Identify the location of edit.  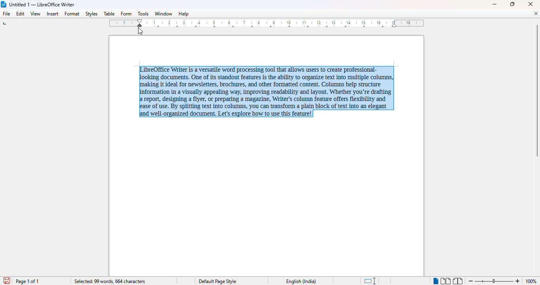
(21, 13).